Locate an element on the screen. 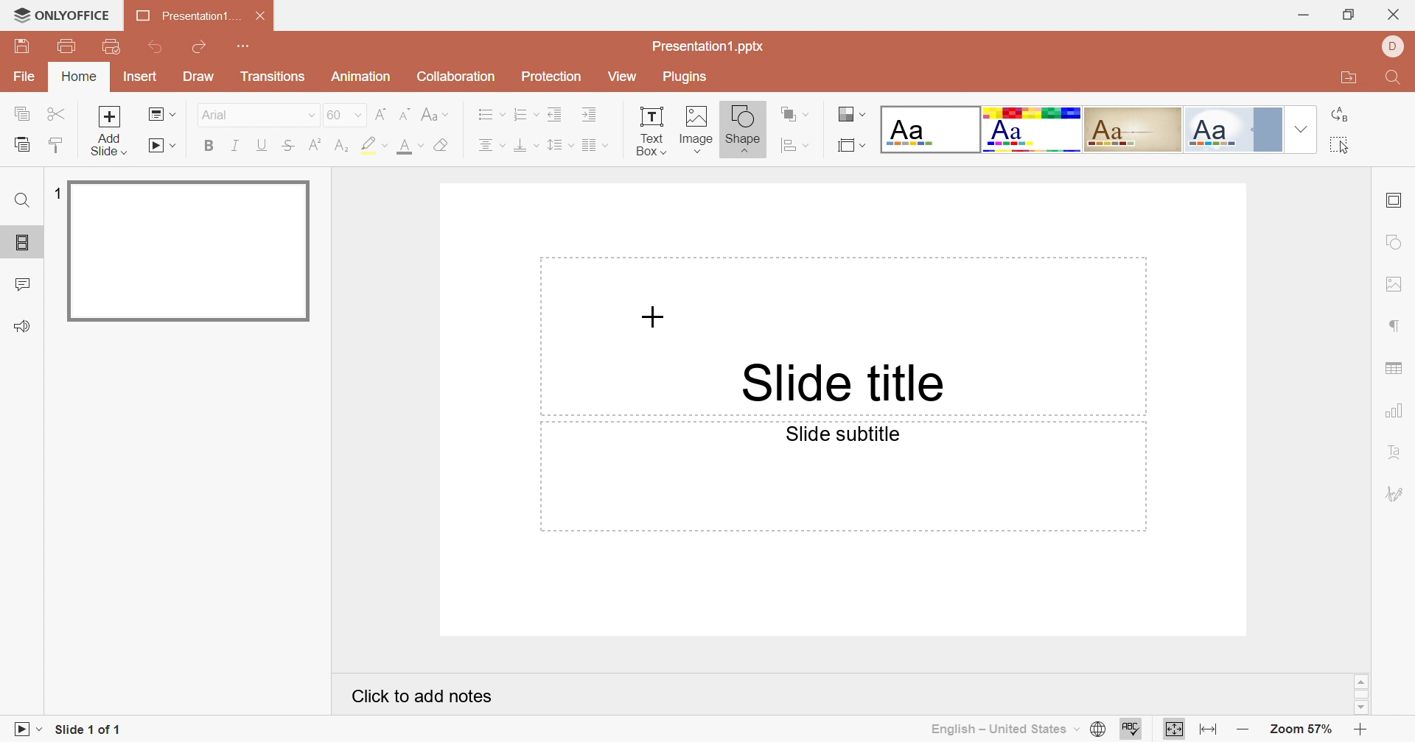  Redo is located at coordinates (198, 48).